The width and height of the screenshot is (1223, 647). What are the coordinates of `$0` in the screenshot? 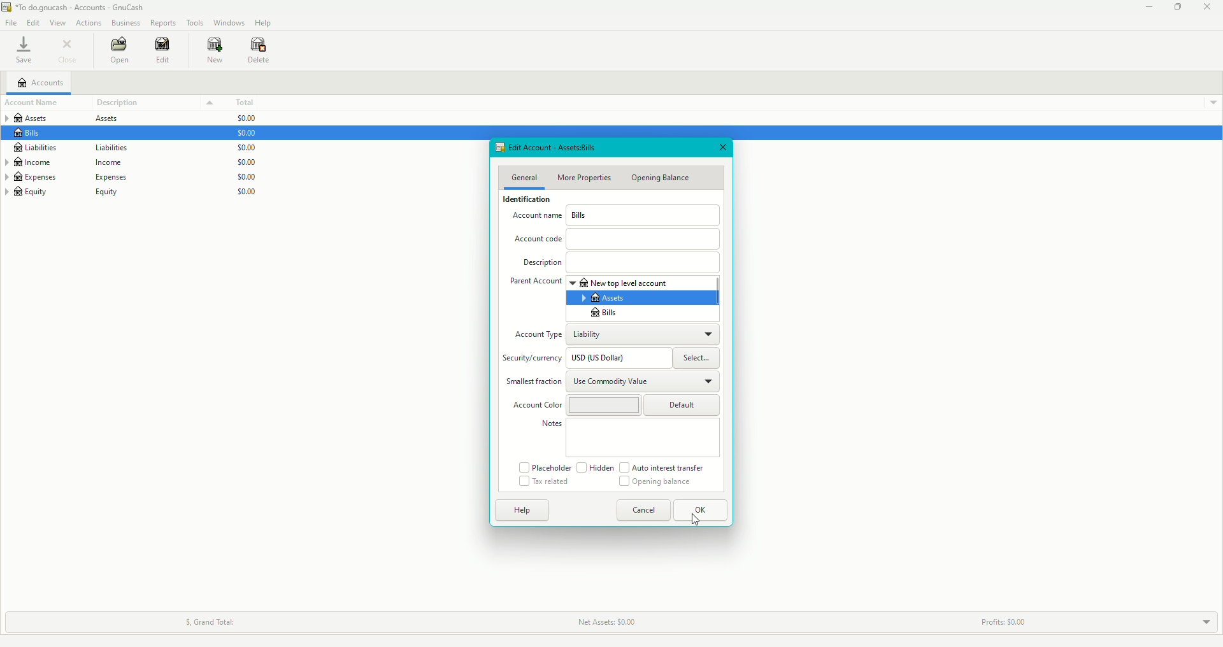 It's located at (252, 160).